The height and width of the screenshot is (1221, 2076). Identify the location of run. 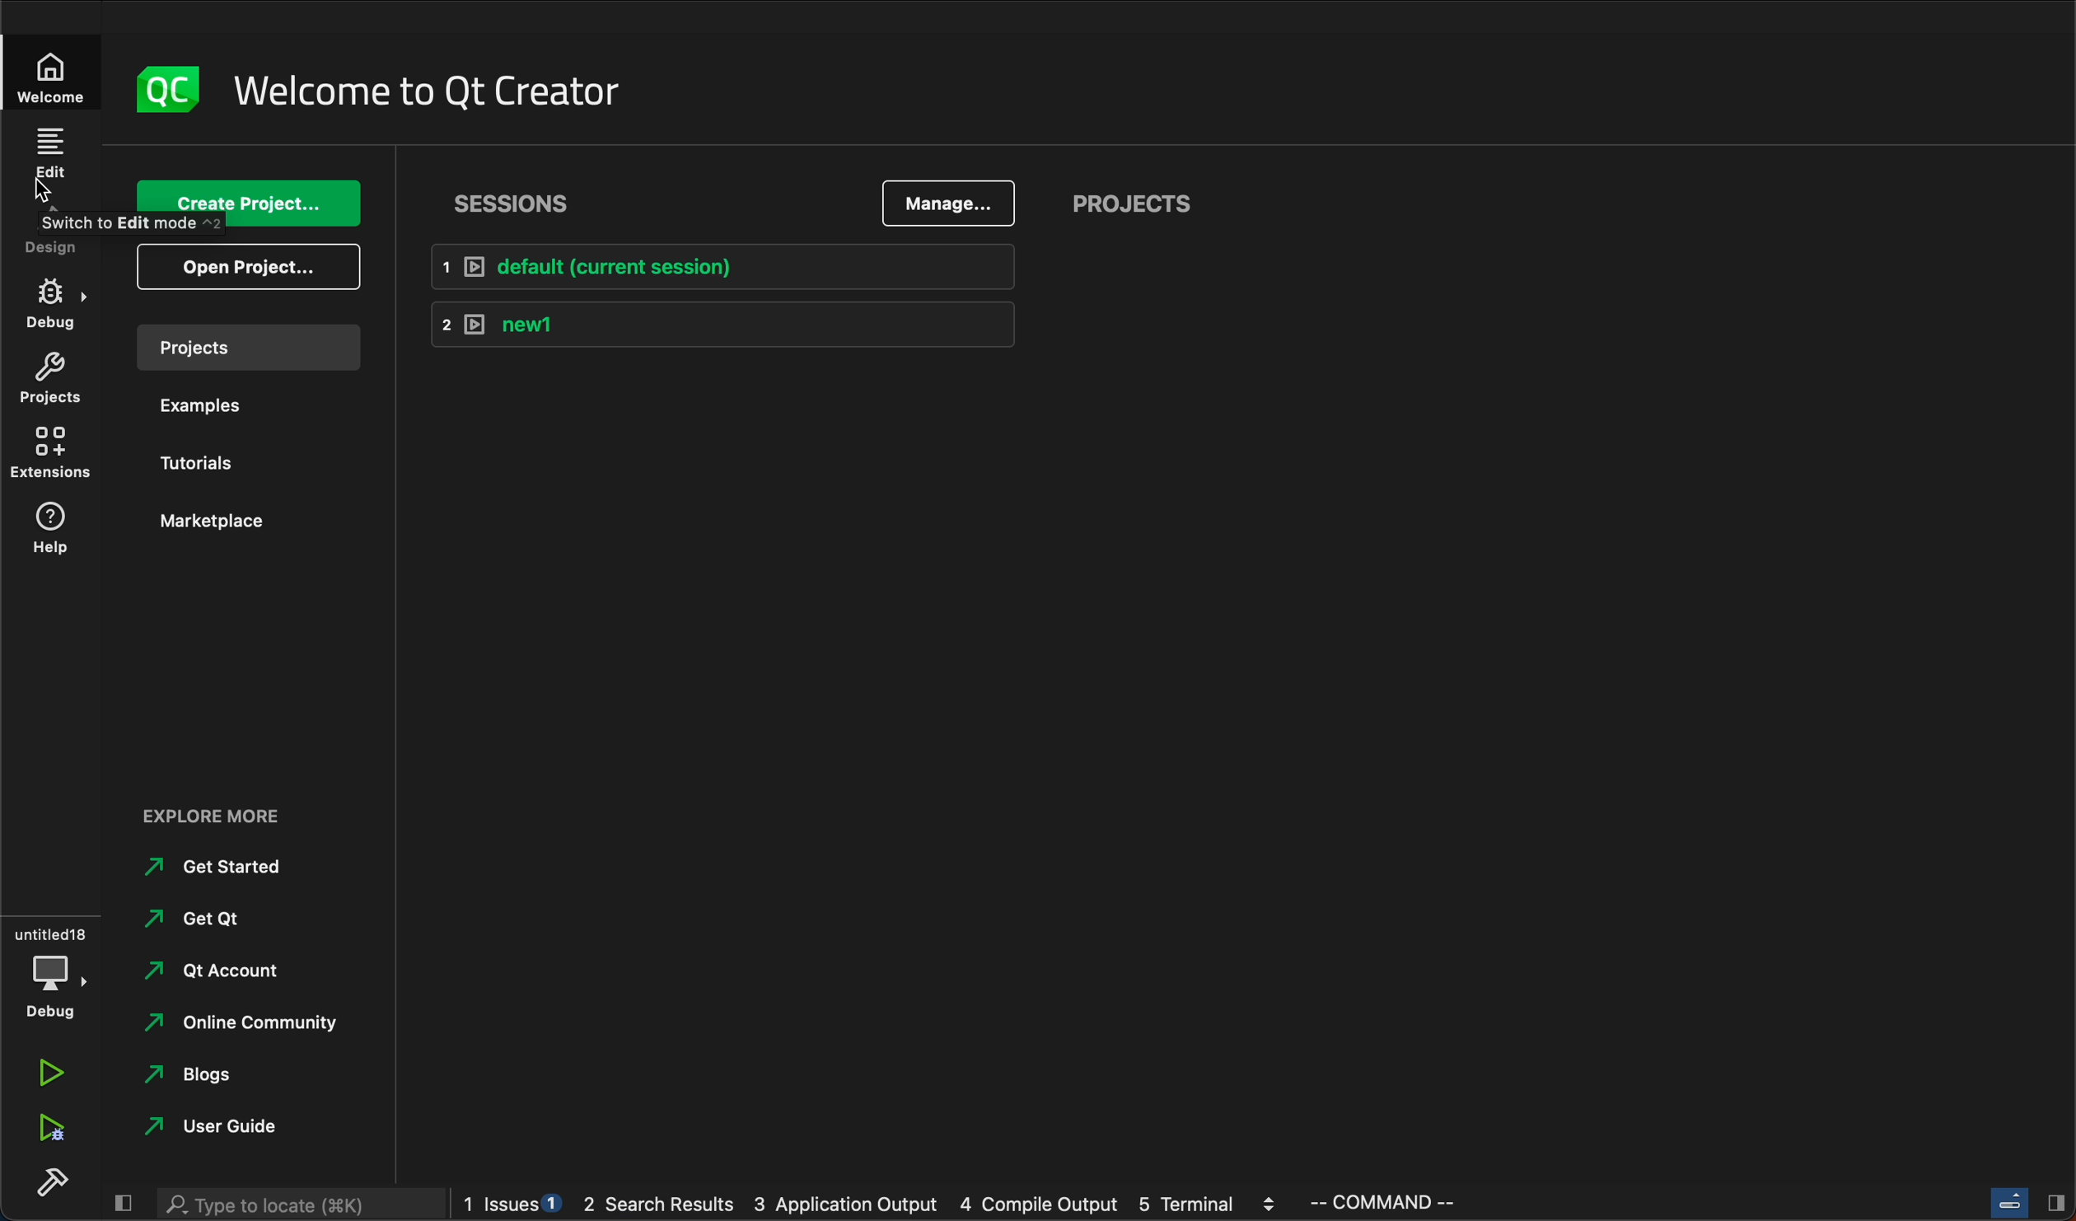
(55, 1072).